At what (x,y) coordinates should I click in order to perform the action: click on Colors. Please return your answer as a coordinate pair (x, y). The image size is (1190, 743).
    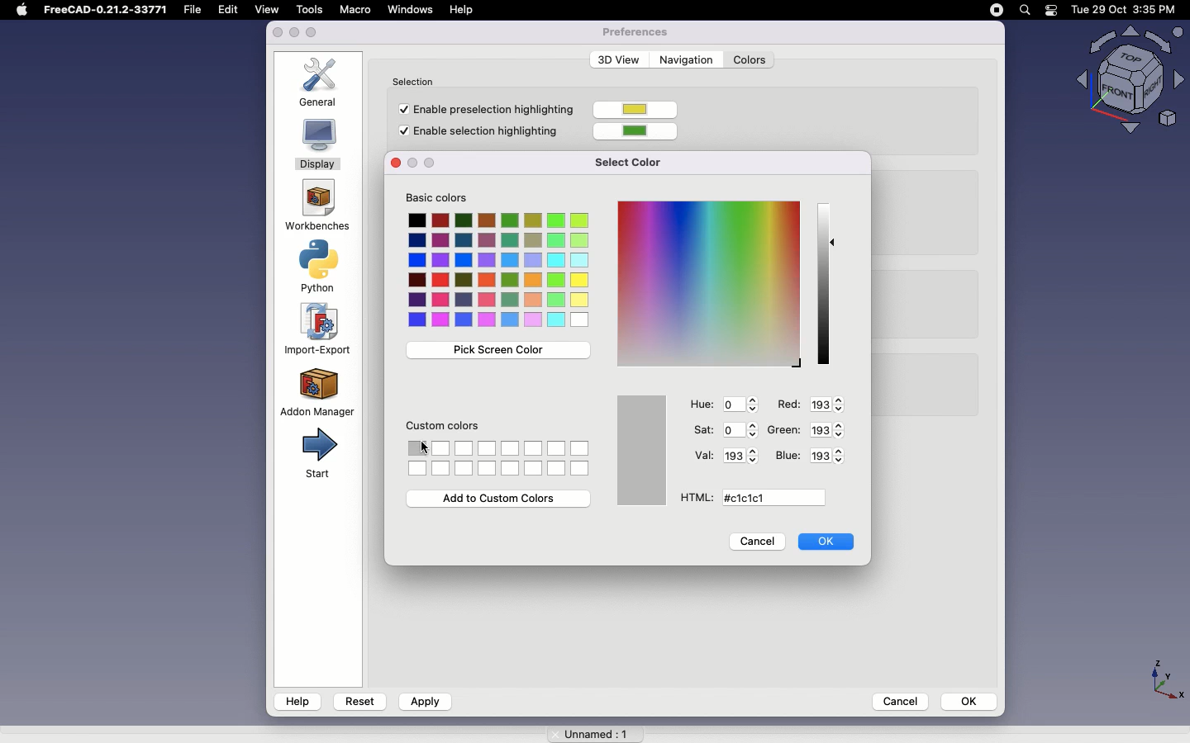
    Looking at the image, I should click on (502, 457).